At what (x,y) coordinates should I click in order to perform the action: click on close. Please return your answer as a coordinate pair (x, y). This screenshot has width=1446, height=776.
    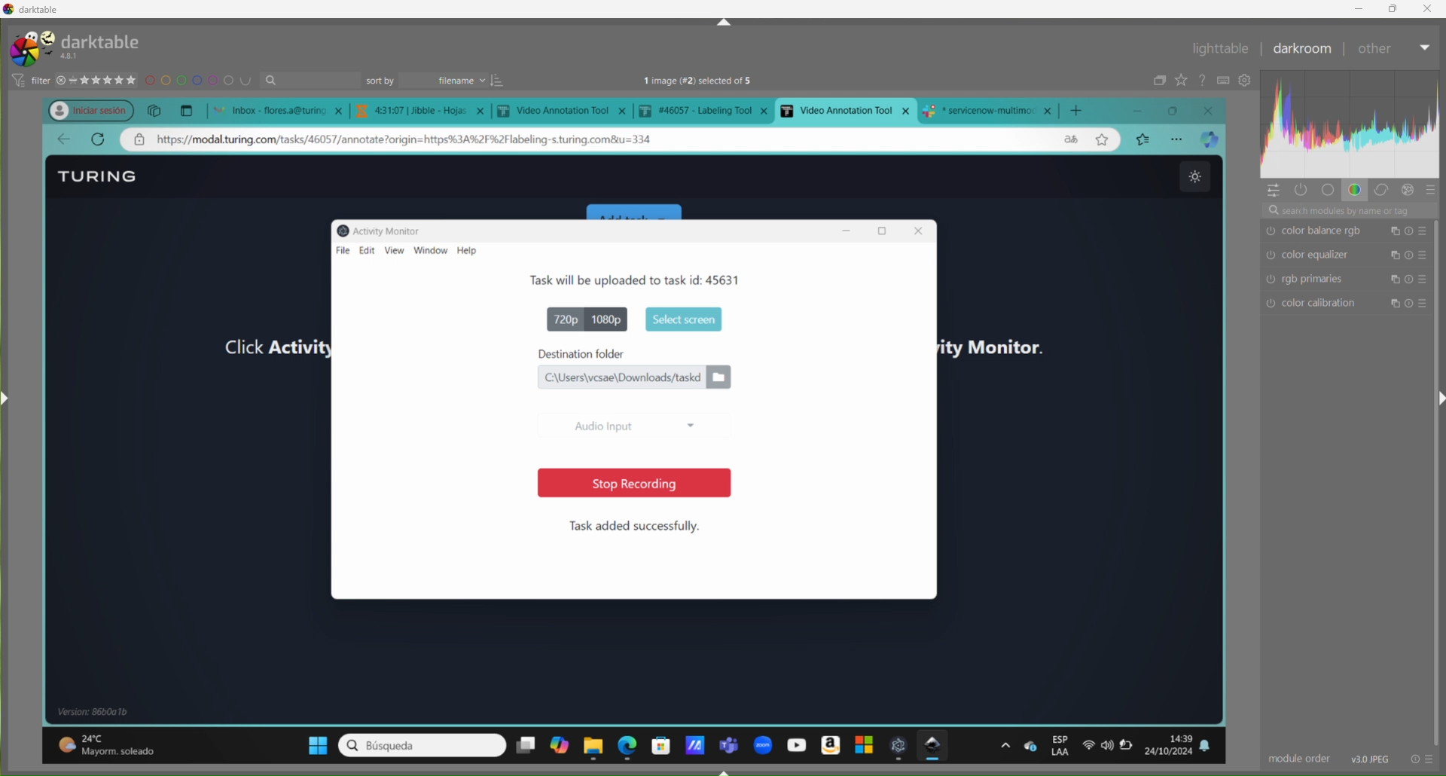
    Looking at the image, I should click on (1213, 109).